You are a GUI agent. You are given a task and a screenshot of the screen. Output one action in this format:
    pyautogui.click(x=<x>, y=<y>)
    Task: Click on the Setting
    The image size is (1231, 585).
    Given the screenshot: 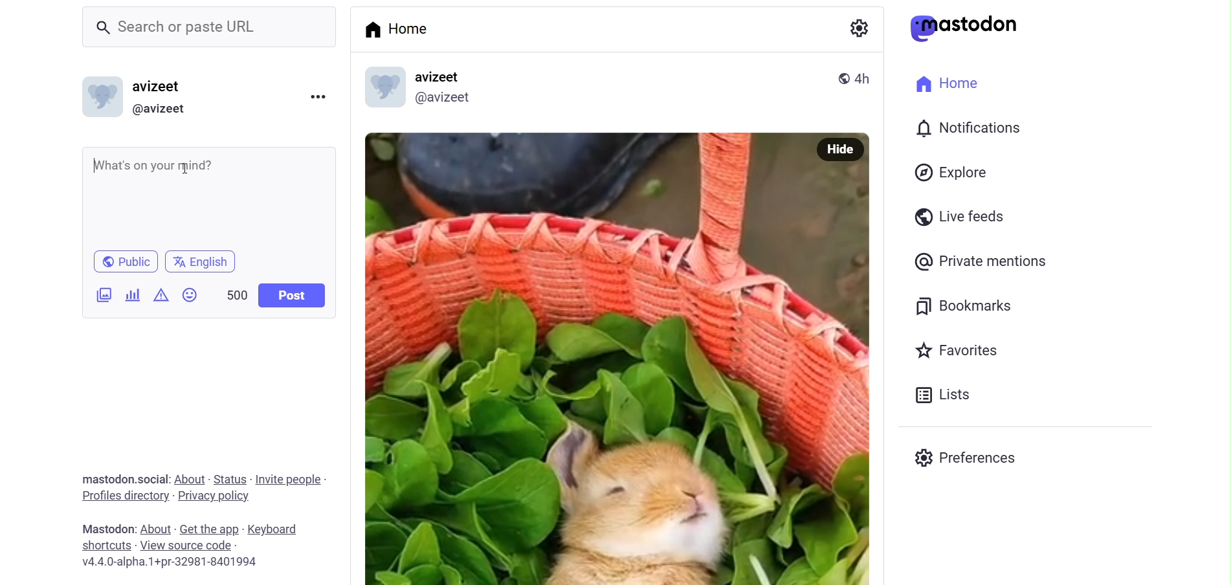 What is the action you would take?
    pyautogui.click(x=859, y=28)
    